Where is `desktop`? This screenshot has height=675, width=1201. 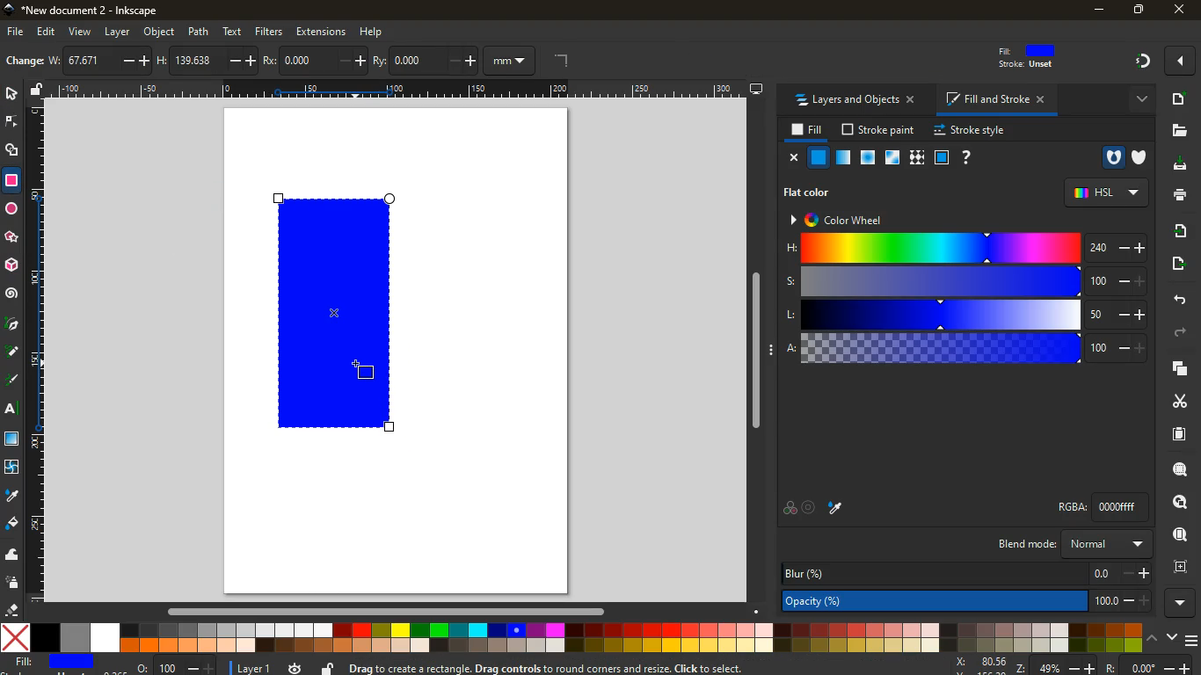 desktop is located at coordinates (1174, 166).